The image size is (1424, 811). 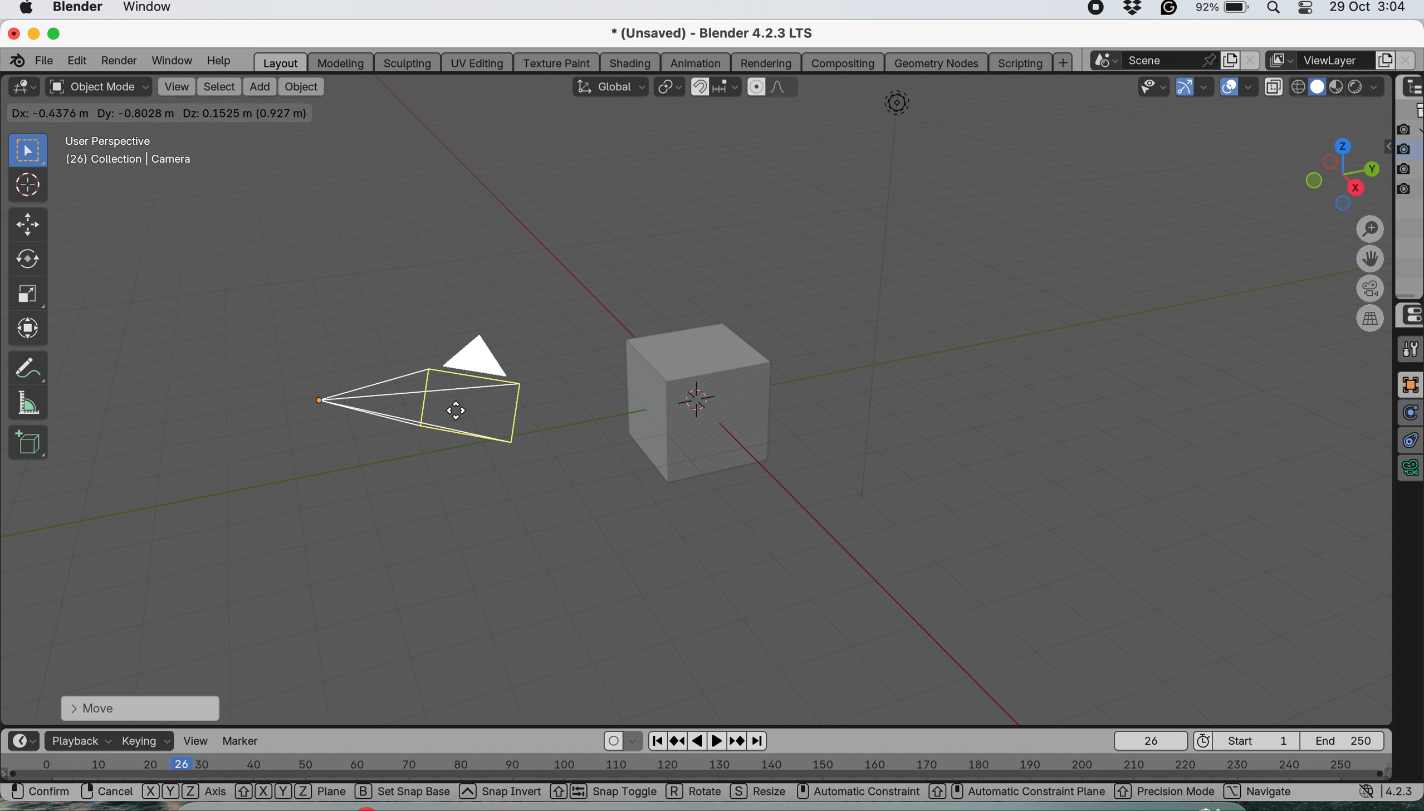 What do you see at coordinates (1367, 89) in the screenshot?
I see `drop down` at bounding box center [1367, 89].